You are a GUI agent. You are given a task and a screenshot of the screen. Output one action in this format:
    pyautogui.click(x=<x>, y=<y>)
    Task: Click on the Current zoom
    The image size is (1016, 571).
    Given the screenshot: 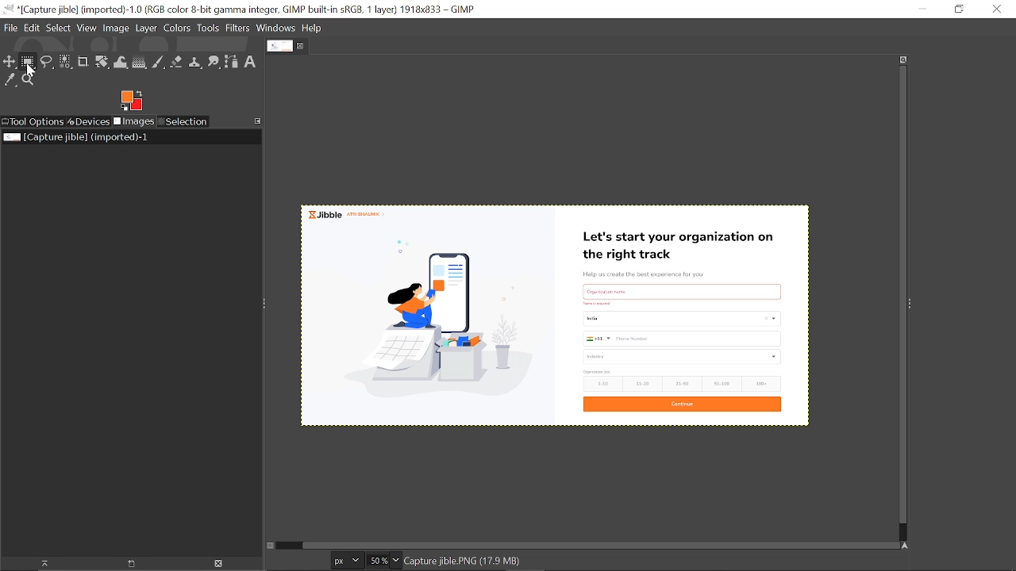 What is the action you would take?
    pyautogui.click(x=376, y=561)
    